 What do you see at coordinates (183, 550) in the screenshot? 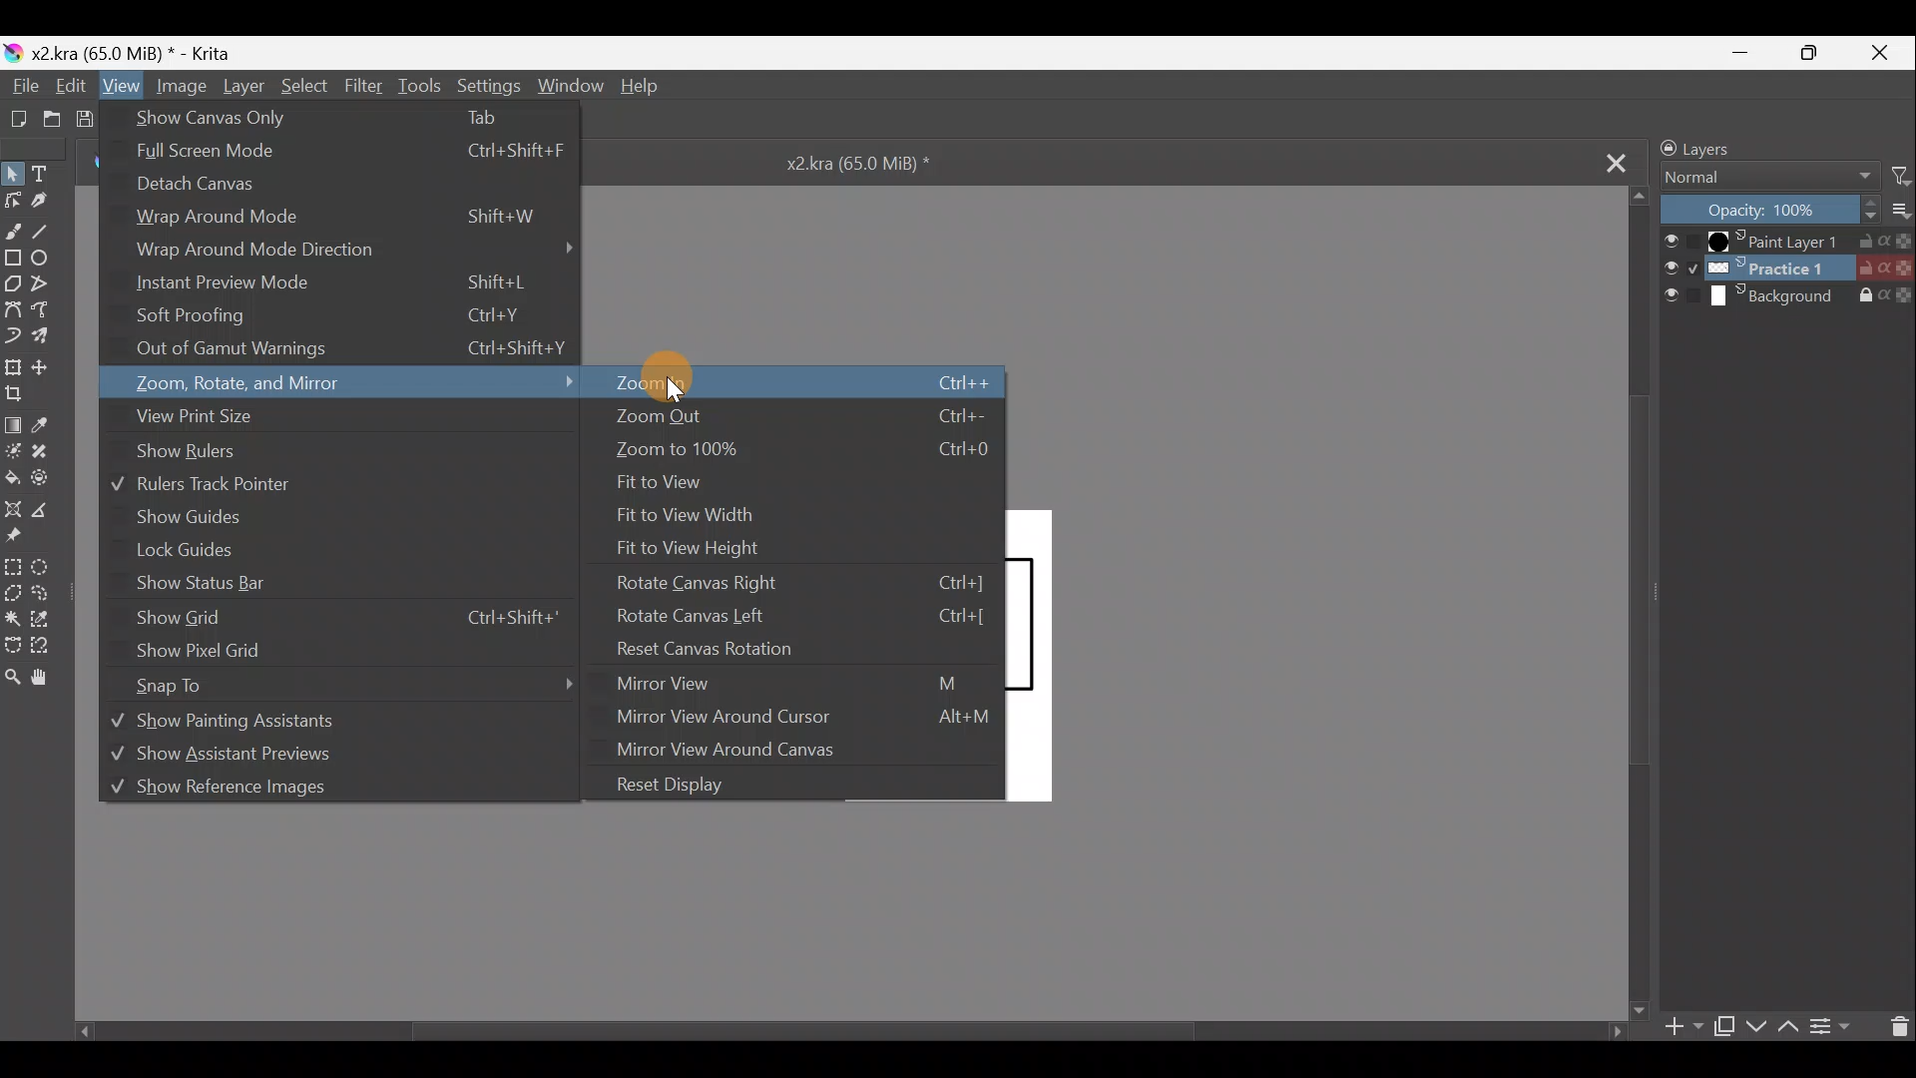
I see `Lock guides` at bounding box center [183, 550].